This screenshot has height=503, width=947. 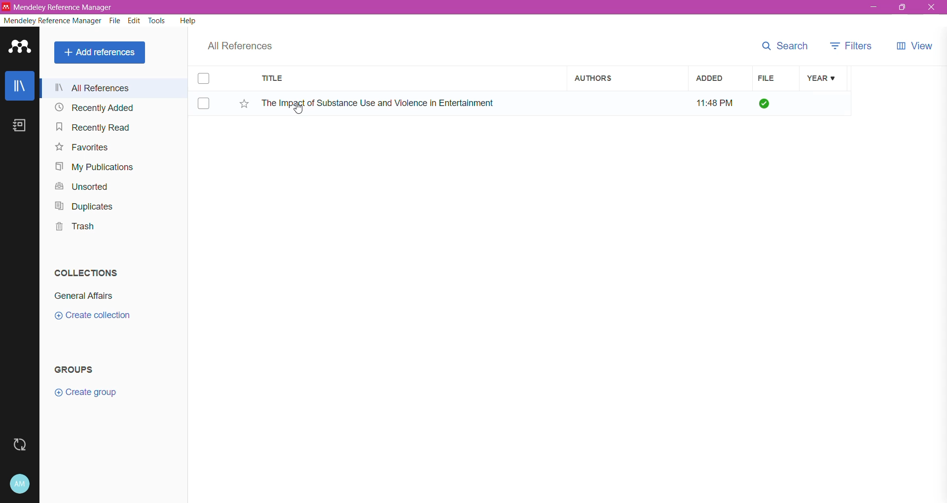 I want to click on Help, so click(x=190, y=21).